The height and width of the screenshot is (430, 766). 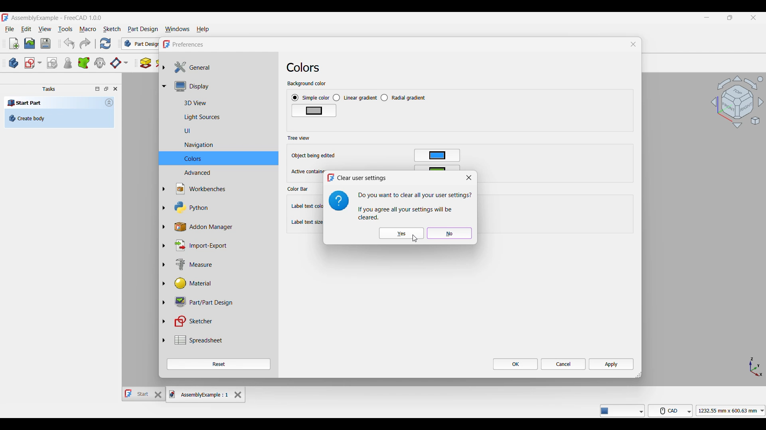 I want to click on Refresh, so click(x=106, y=43).